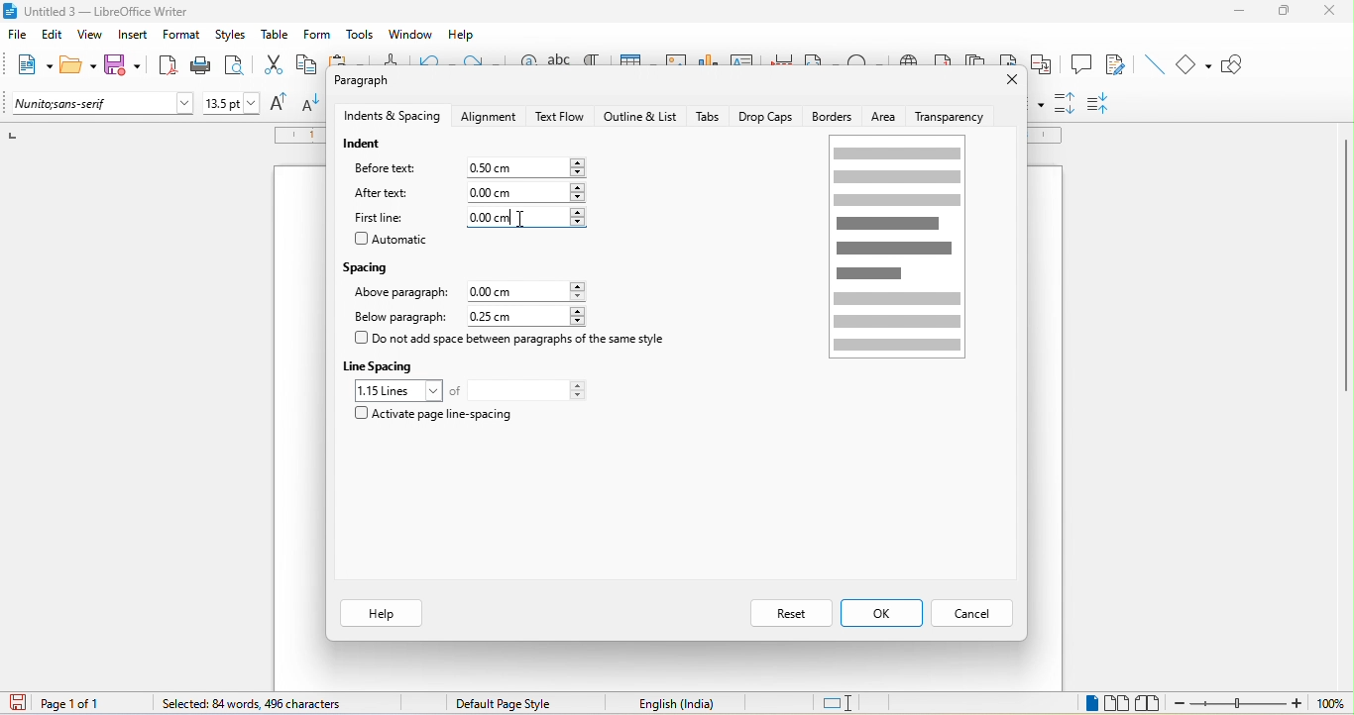 This screenshot has width=1354, height=715. What do you see at coordinates (361, 413) in the screenshot?
I see `checkbox` at bounding box center [361, 413].